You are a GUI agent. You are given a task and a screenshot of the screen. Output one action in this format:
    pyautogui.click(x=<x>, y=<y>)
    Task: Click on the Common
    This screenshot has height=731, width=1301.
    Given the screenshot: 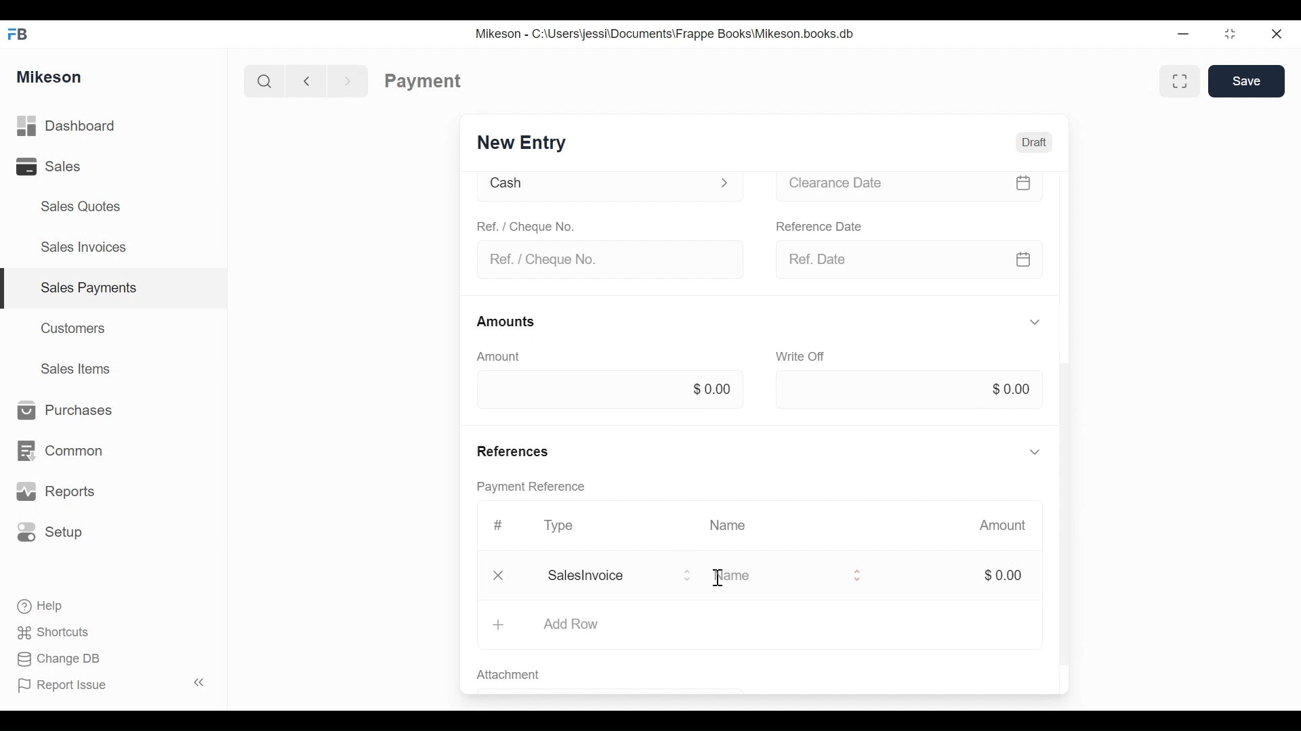 What is the action you would take?
    pyautogui.click(x=67, y=444)
    